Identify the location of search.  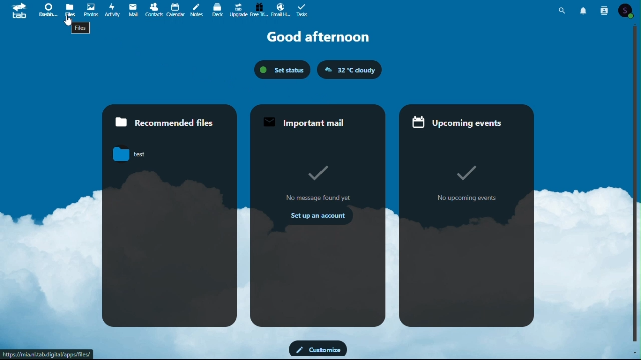
(562, 11).